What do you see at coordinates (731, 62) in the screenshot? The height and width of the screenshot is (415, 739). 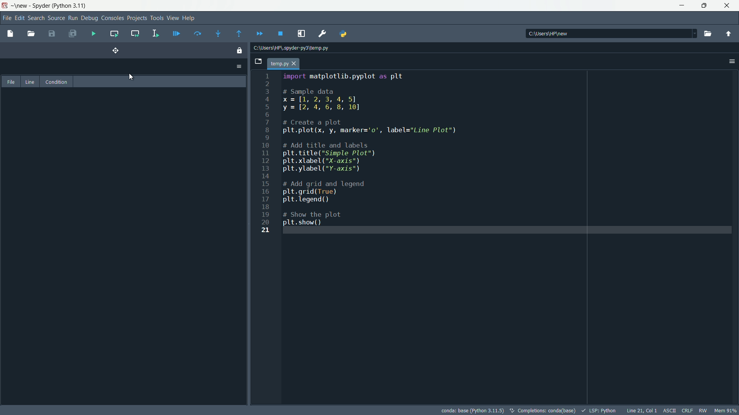 I see `sidebar menu` at bounding box center [731, 62].